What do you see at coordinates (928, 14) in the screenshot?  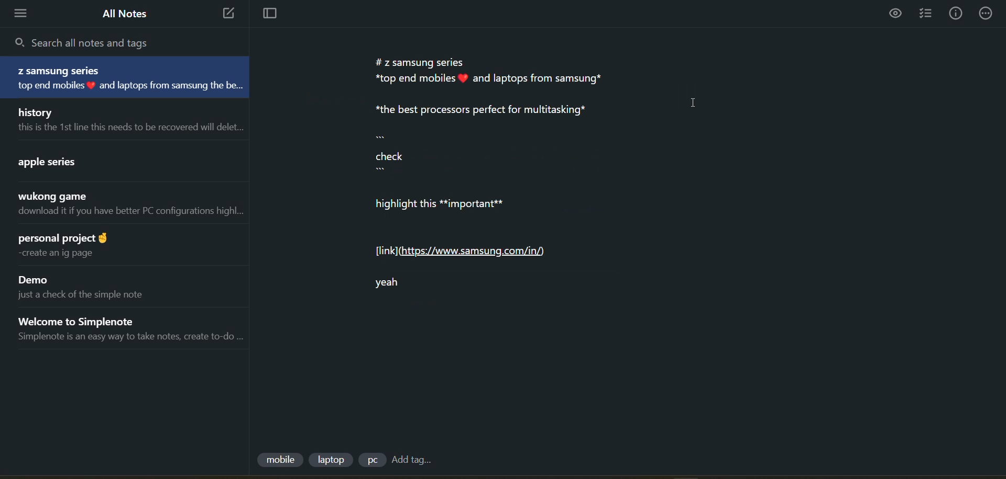 I see `insert checklist` at bounding box center [928, 14].